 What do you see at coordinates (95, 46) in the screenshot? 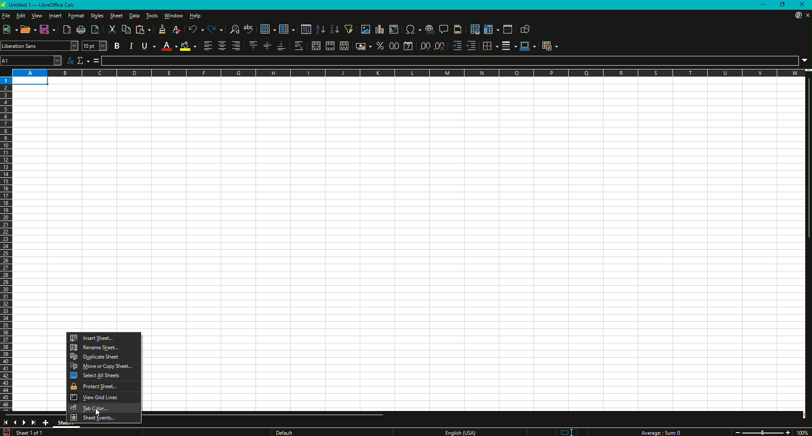
I see `Font Size` at bounding box center [95, 46].